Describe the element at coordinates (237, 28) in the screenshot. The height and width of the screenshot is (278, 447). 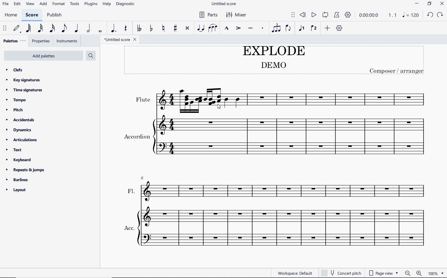
I see `accent` at that location.